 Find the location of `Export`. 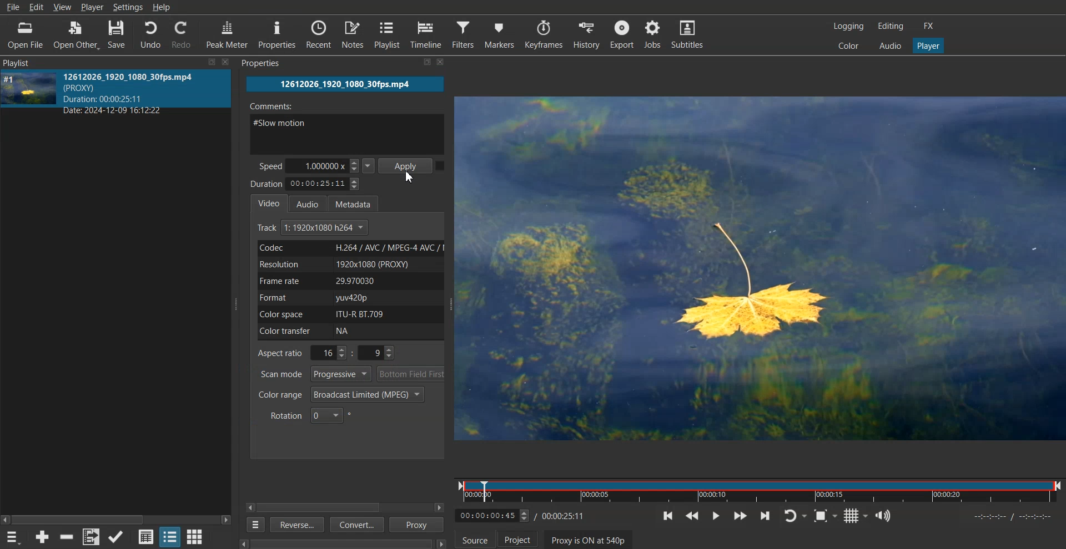

Export is located at coordinates (621, 34).